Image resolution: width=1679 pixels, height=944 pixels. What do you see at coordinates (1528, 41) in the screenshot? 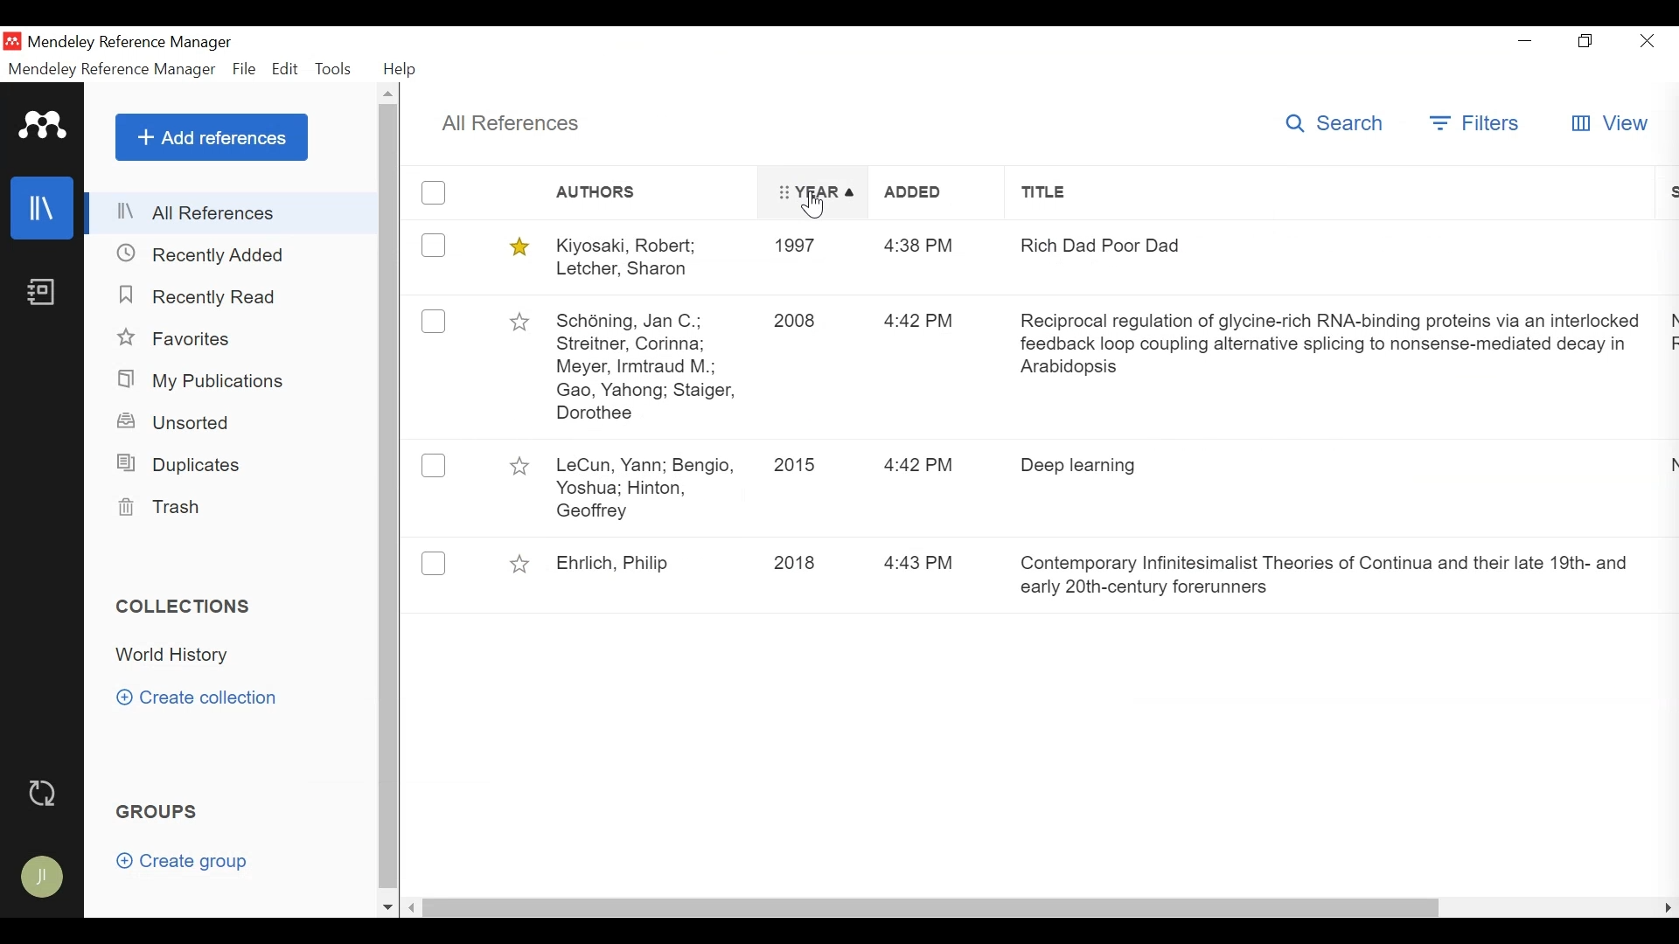
I see `minimize` at bounding box center [1528, 41].